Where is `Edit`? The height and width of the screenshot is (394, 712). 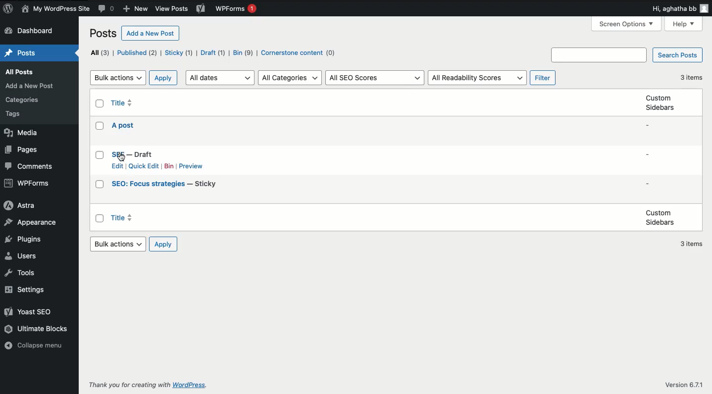
Edit is located at coordinates (116, 166).